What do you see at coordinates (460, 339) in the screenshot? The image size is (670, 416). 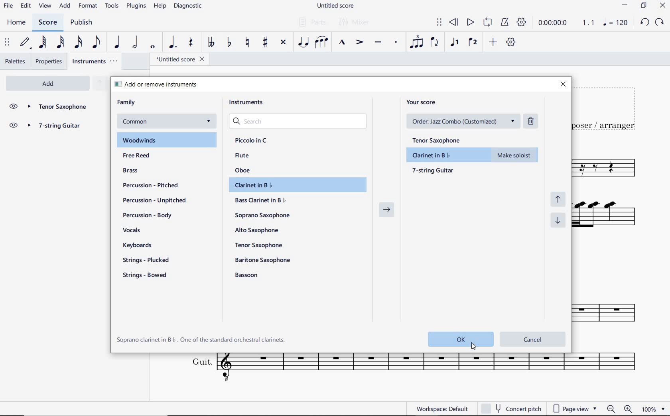 I see `ok` at bounding box center [460, 339].